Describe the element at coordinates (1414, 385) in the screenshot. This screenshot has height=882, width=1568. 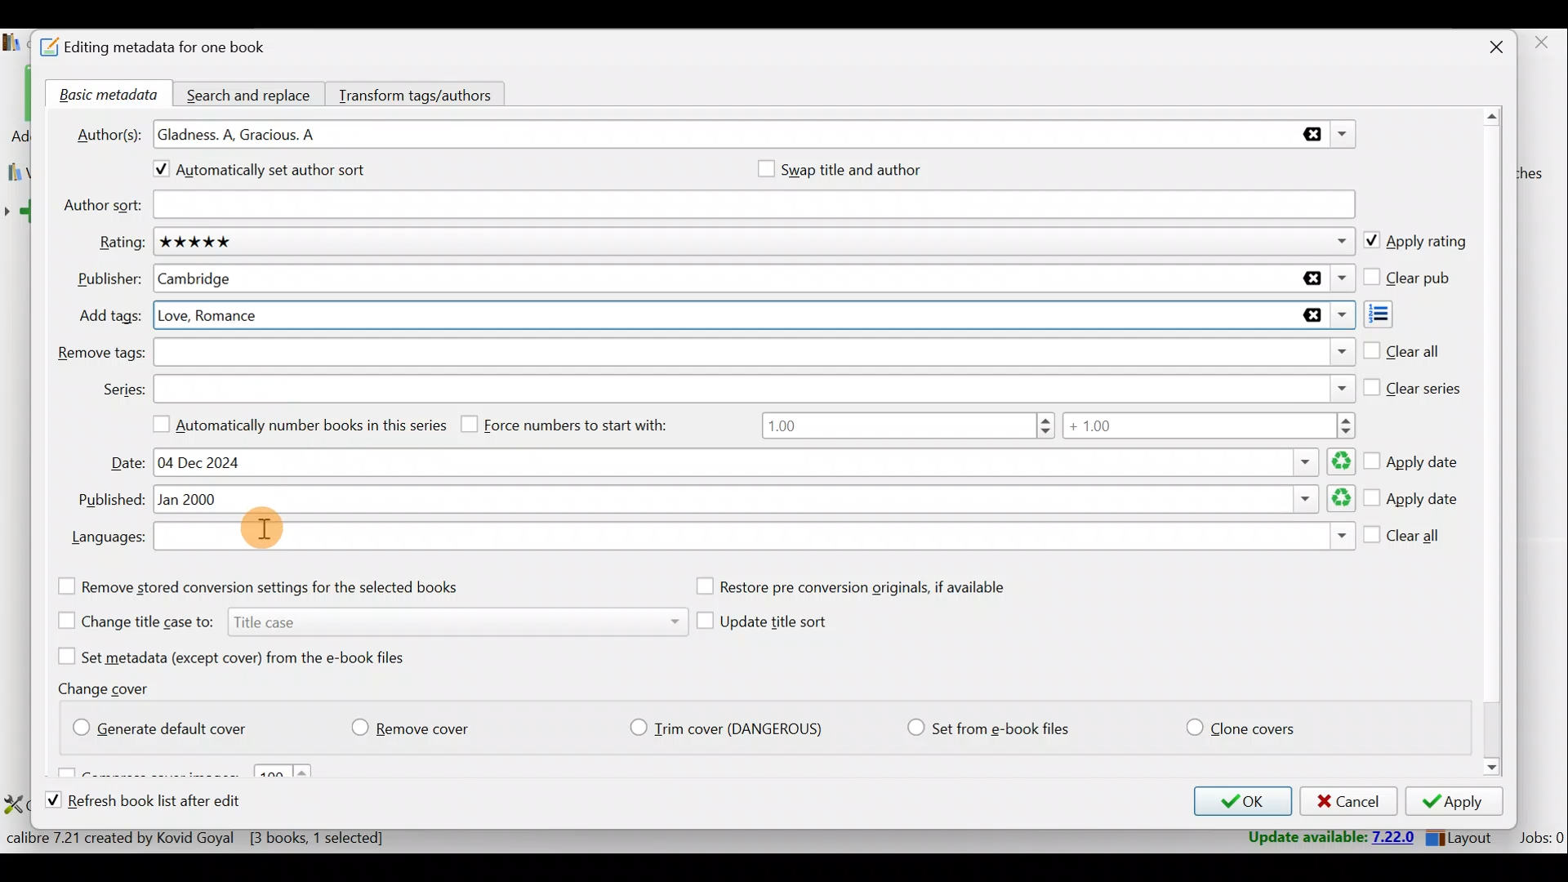
I see `Clear series` at that location.